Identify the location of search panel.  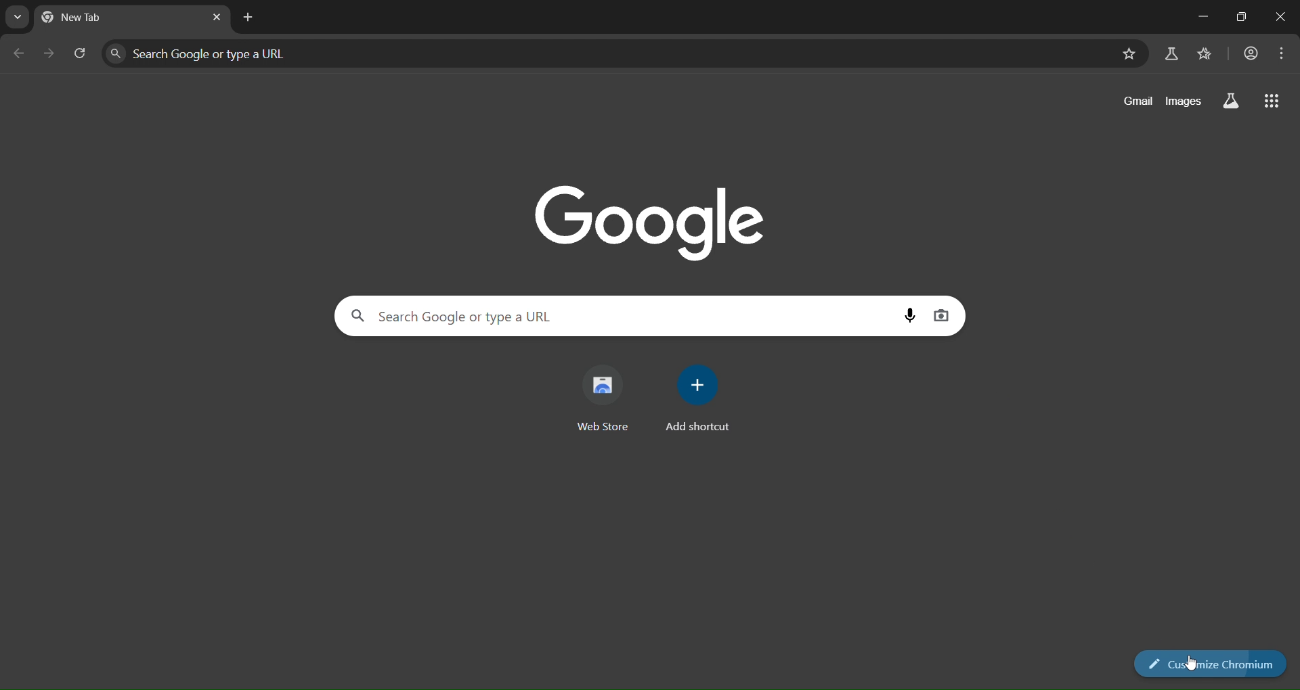
(487, 317).